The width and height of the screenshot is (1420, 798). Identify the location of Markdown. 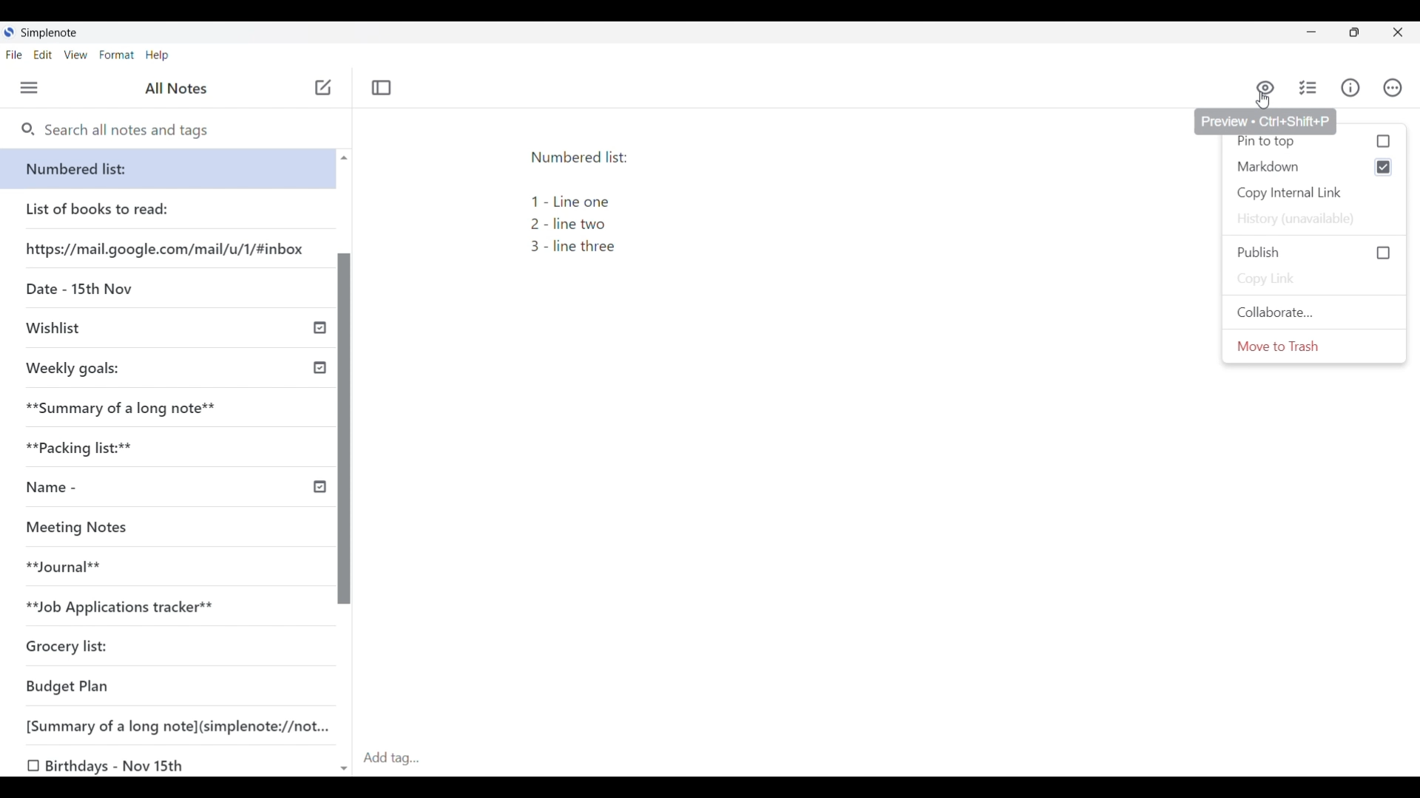
(1281, 168).